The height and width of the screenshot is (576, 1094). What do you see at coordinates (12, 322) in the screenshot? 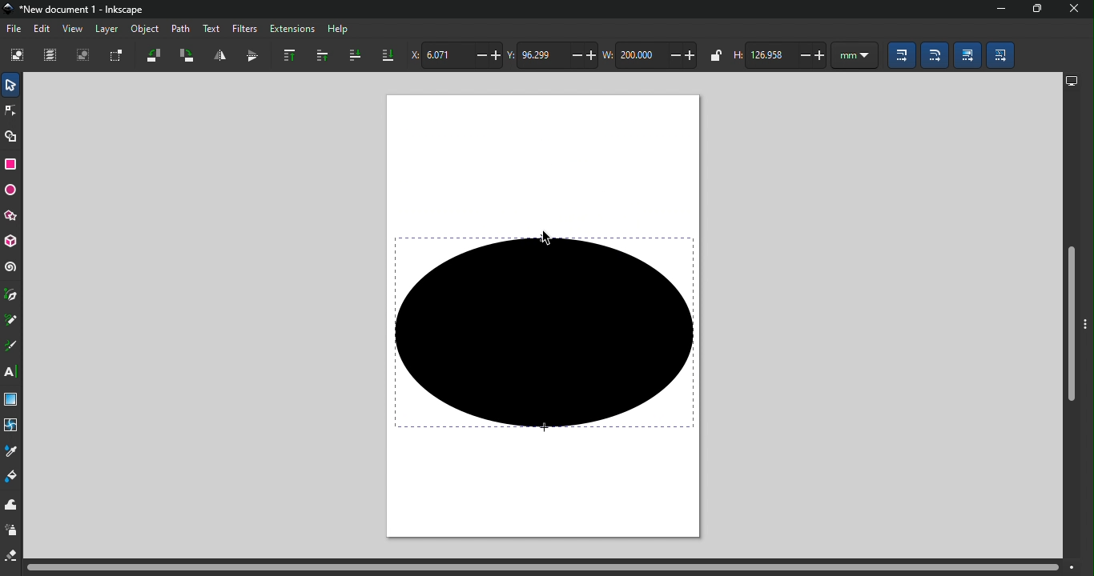
I see `Pencil tool` at bounding box center [12, 322].